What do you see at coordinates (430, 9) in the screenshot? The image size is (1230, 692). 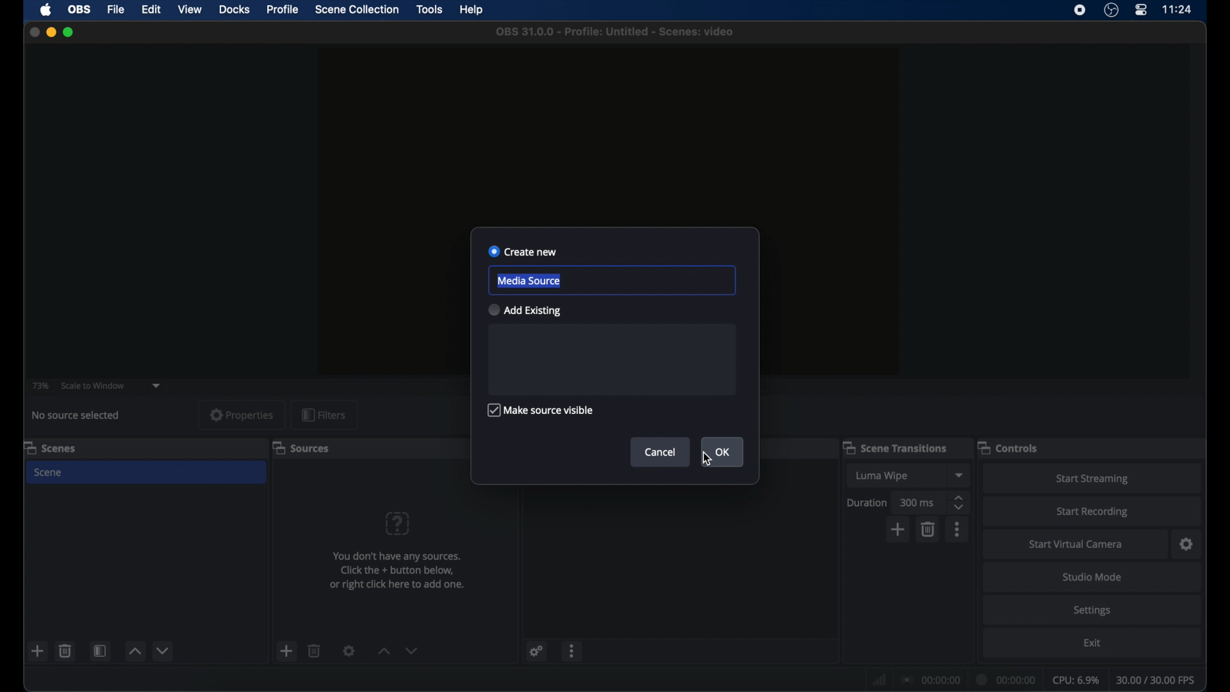 I see `tools` at bounding box center [430, 9].